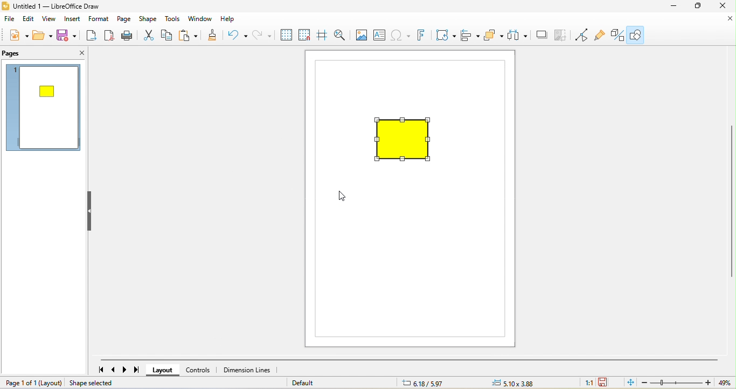  What do you see at coordinates (74, 19) in the screenshot?
I see `insert` at bounding box center [74, 19].